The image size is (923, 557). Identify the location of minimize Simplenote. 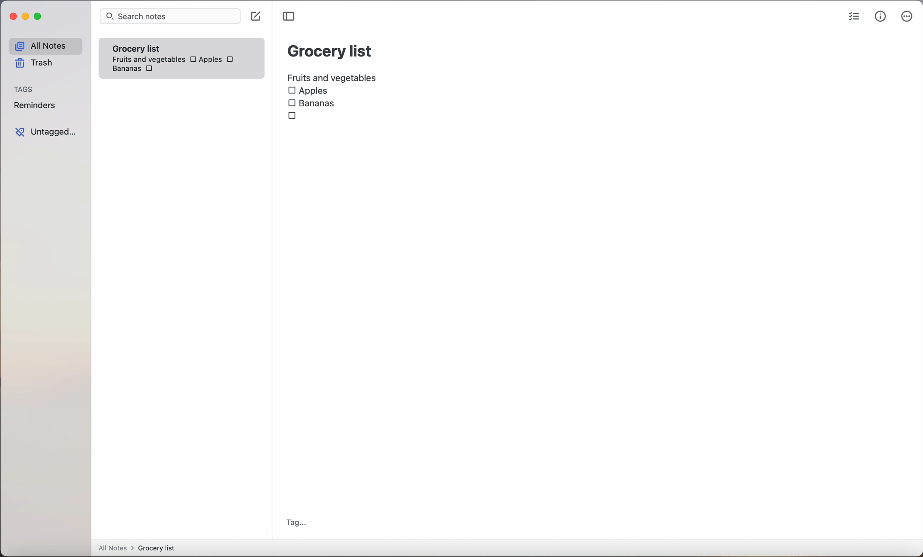
(27, 18).